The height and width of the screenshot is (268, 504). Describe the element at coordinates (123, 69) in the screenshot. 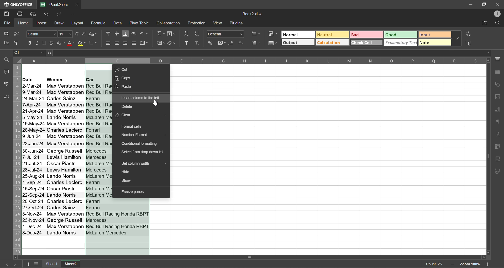

I see `cut` at that location.